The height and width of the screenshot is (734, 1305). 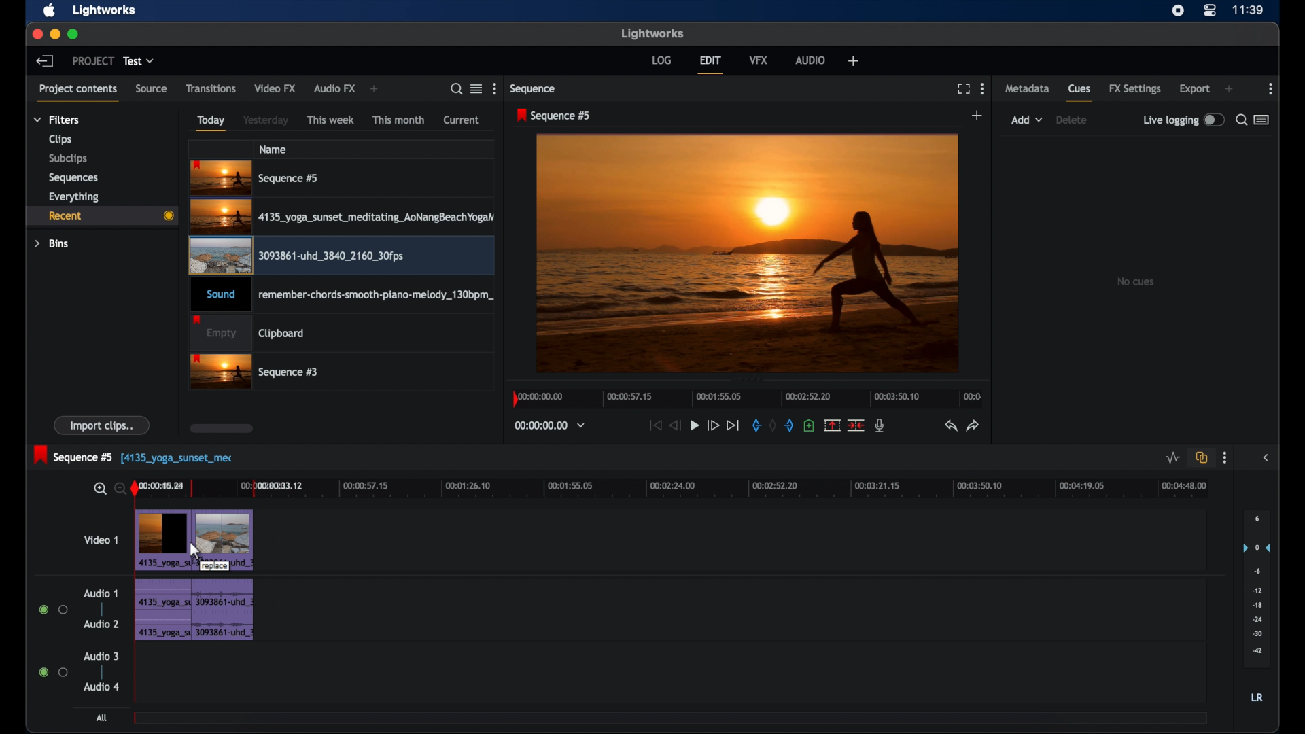 I want to click on name, so click(x=274, y=149).